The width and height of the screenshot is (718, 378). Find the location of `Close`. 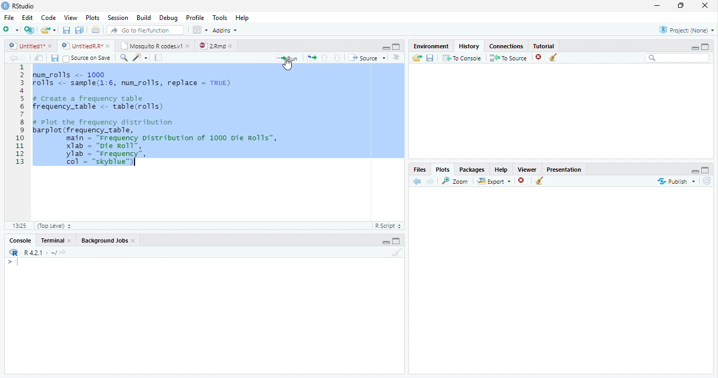

Close is located at coordinates (706, 6).